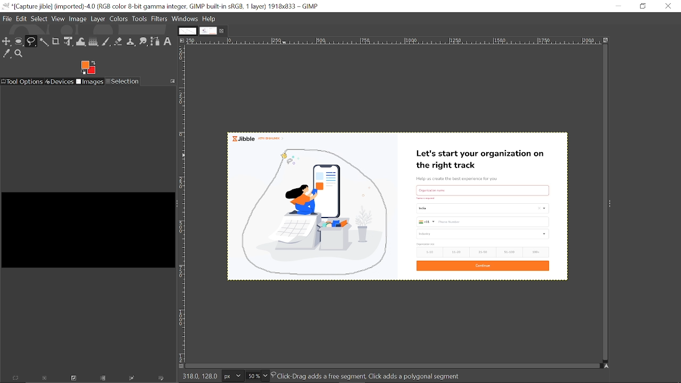  What do you see at coordinates (104, 379) in the screenshot?
I see `Save the selection to a channel` at bounding box center [104, 379].